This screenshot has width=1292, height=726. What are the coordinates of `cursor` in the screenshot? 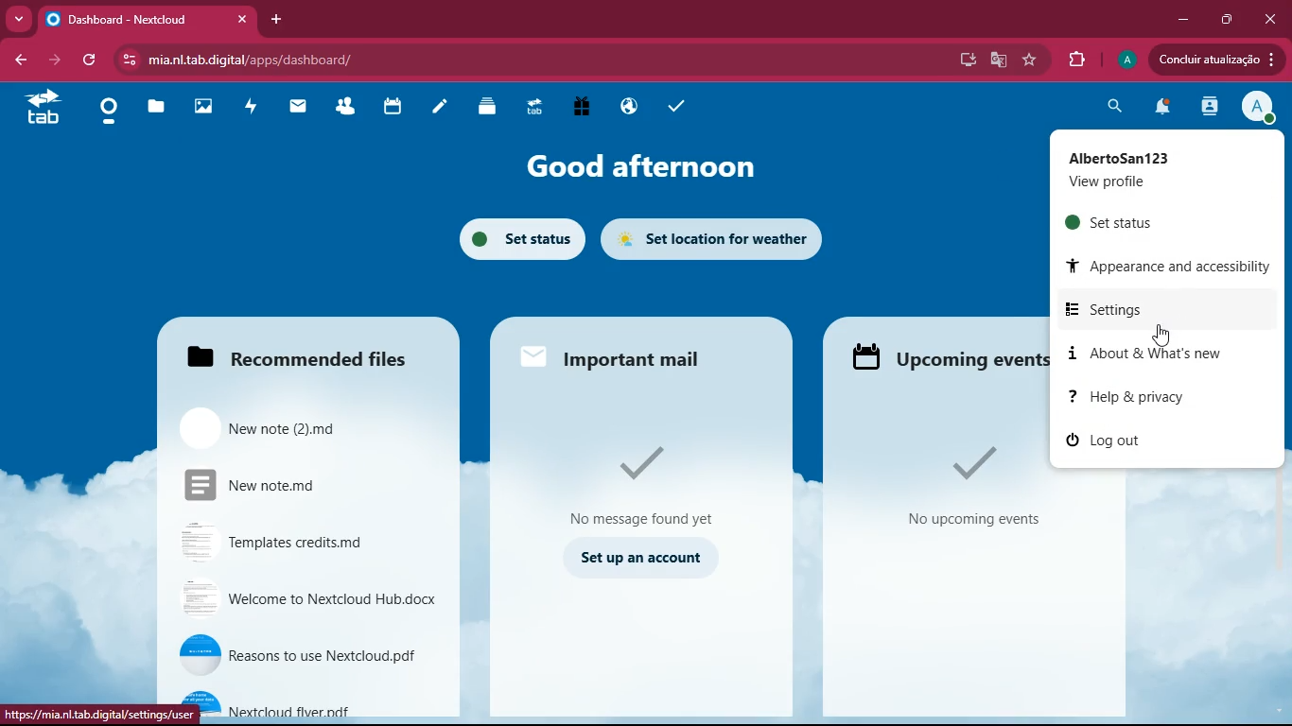 It's located at (1165, 336).